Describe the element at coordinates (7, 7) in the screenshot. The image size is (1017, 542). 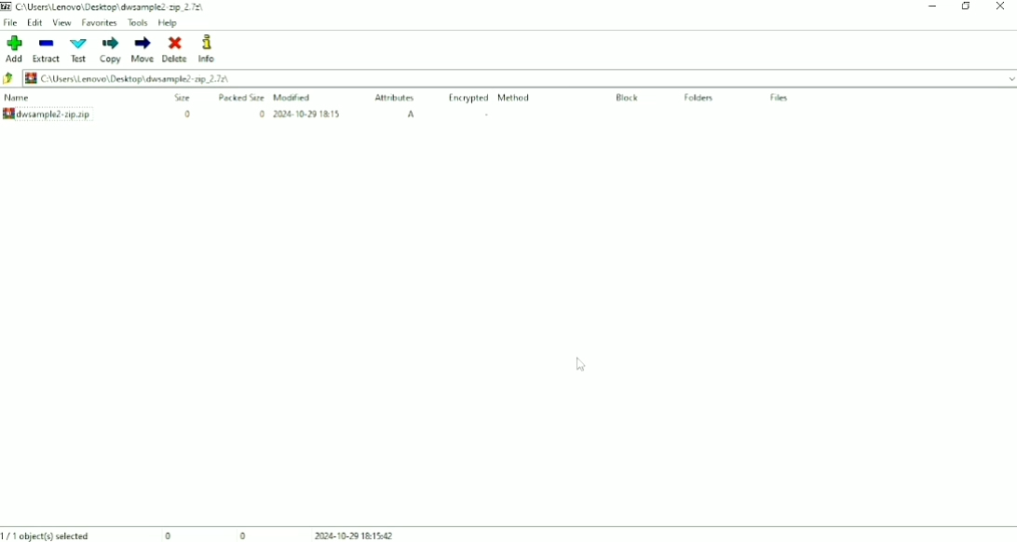
I see `Logo` at that location.